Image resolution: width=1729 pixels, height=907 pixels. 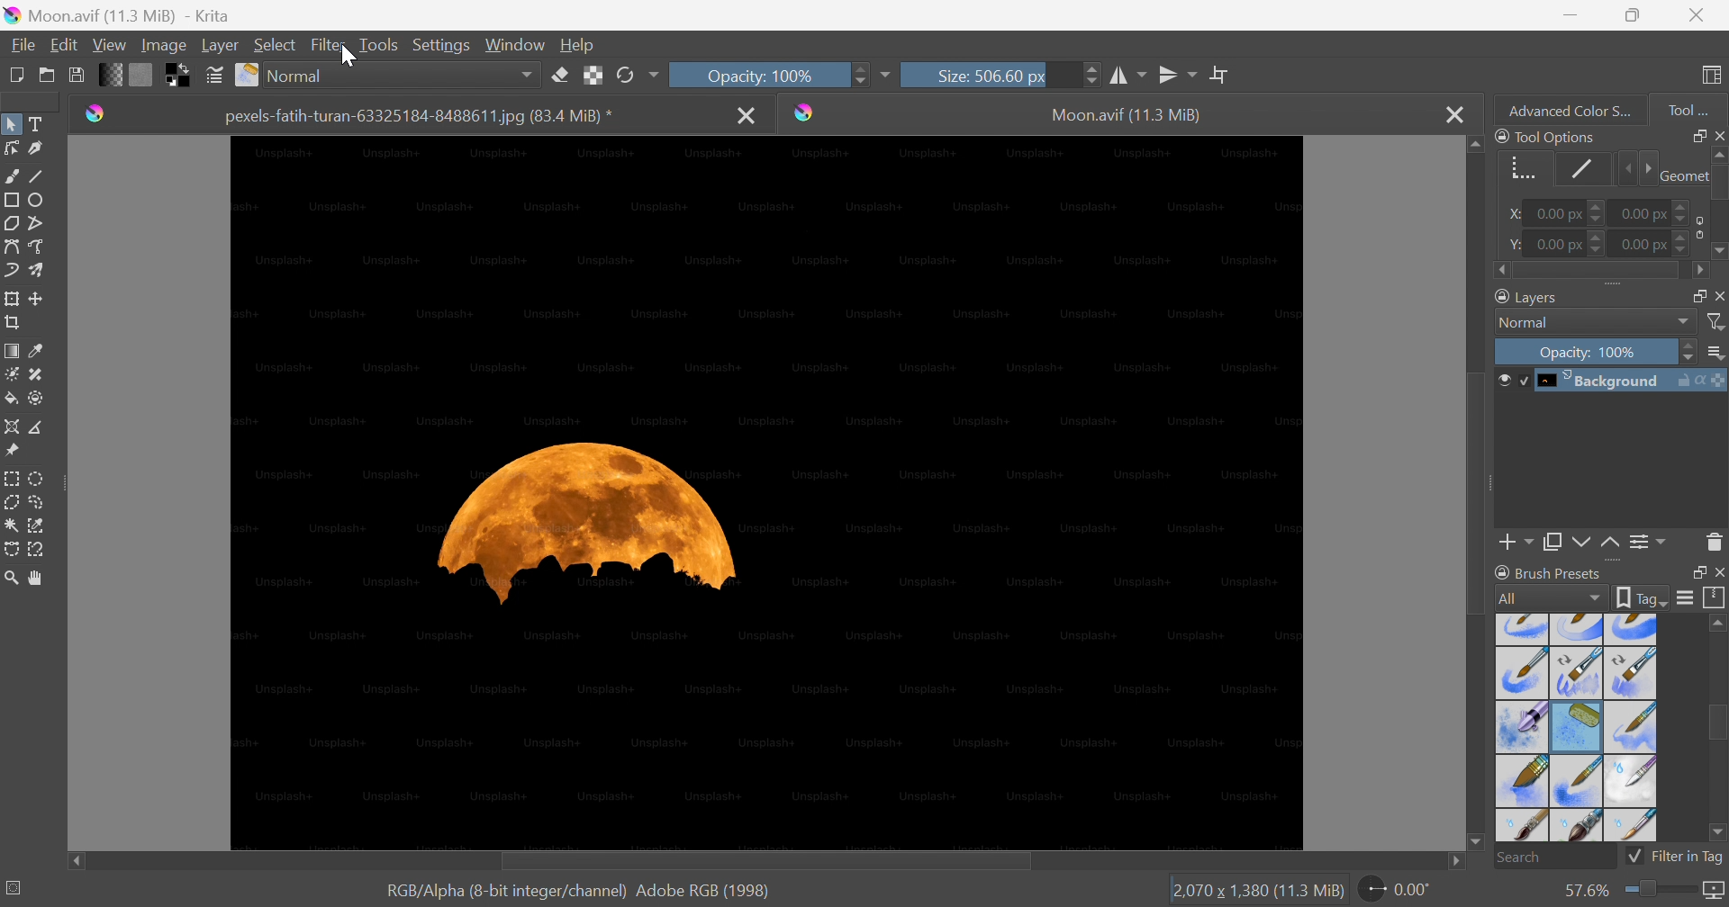 What do you see at coordinates (636, 76) in the screenshot?
I see `Reload original preset` at bounding box center [636, 76].